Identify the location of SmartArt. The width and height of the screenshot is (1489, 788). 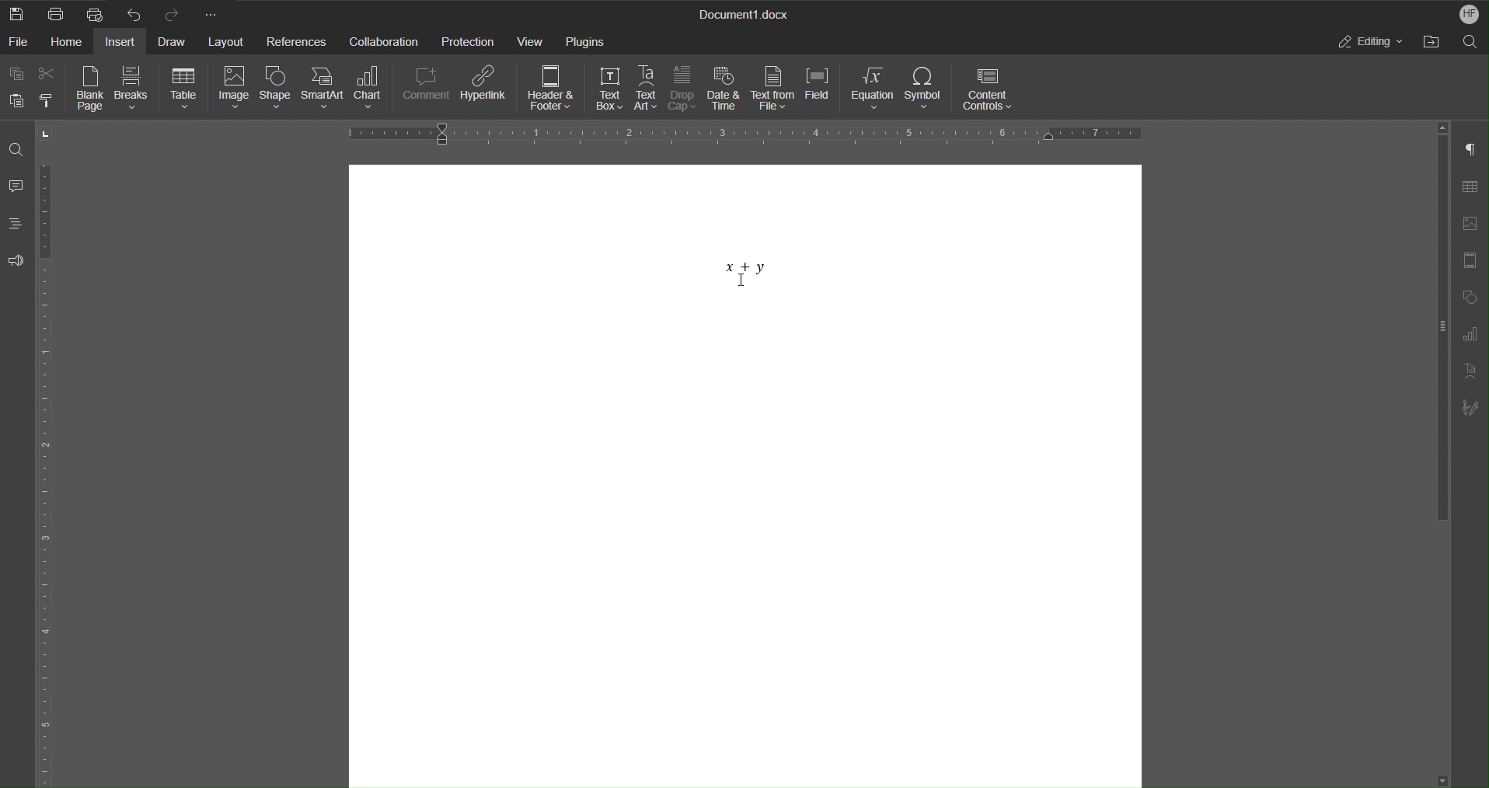
(323, 89).